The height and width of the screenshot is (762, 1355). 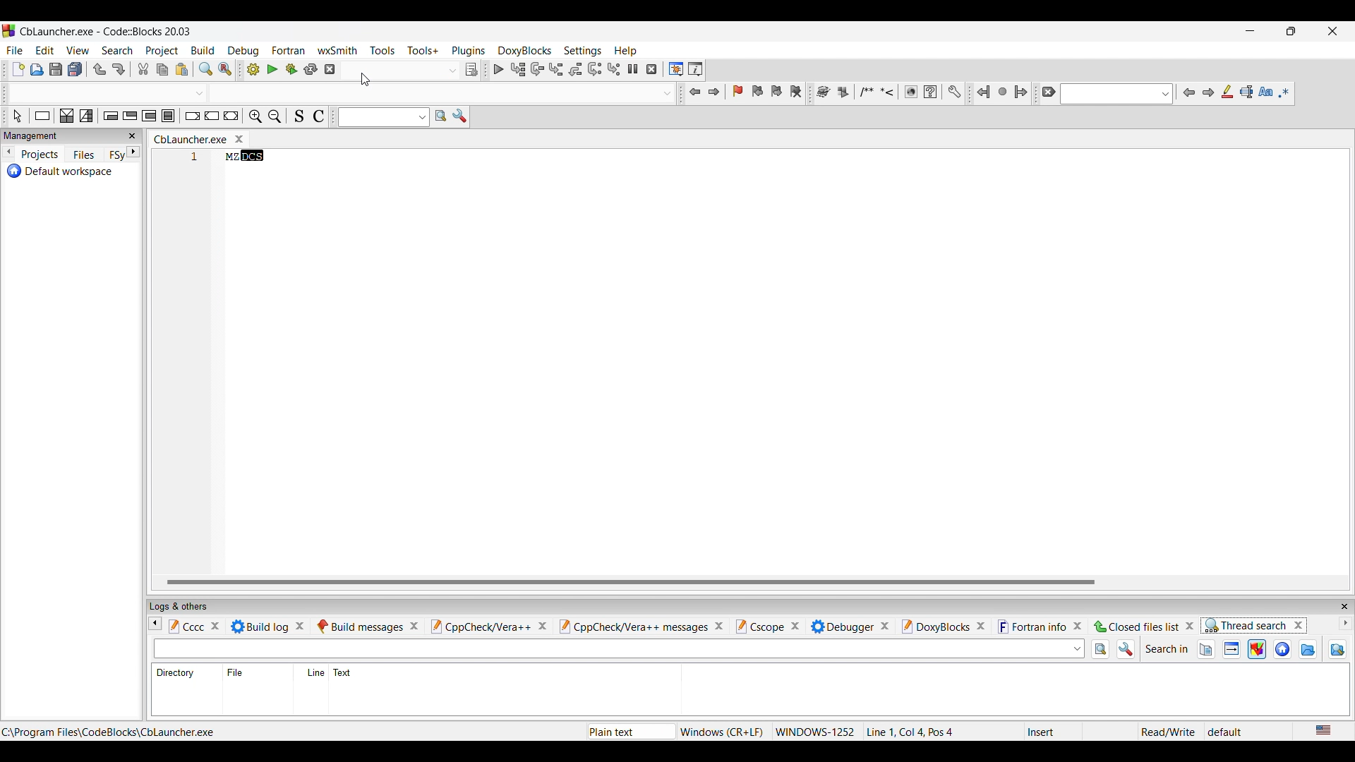 What do you see at coordinates (634, 627) in the screenshot?
I see `CppCheck/Vera++` at bounding box center [634, 627].